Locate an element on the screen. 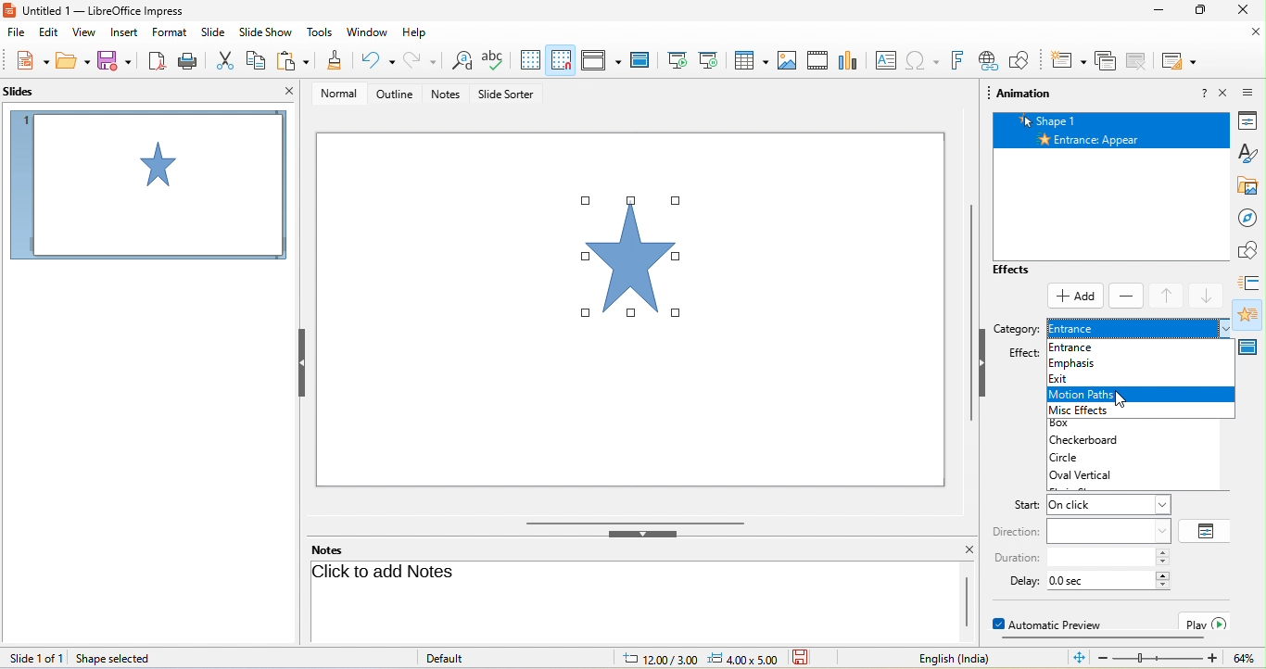 The width and height of the screenshot is (1266, 669). copy is located at coordinates (259, 60).